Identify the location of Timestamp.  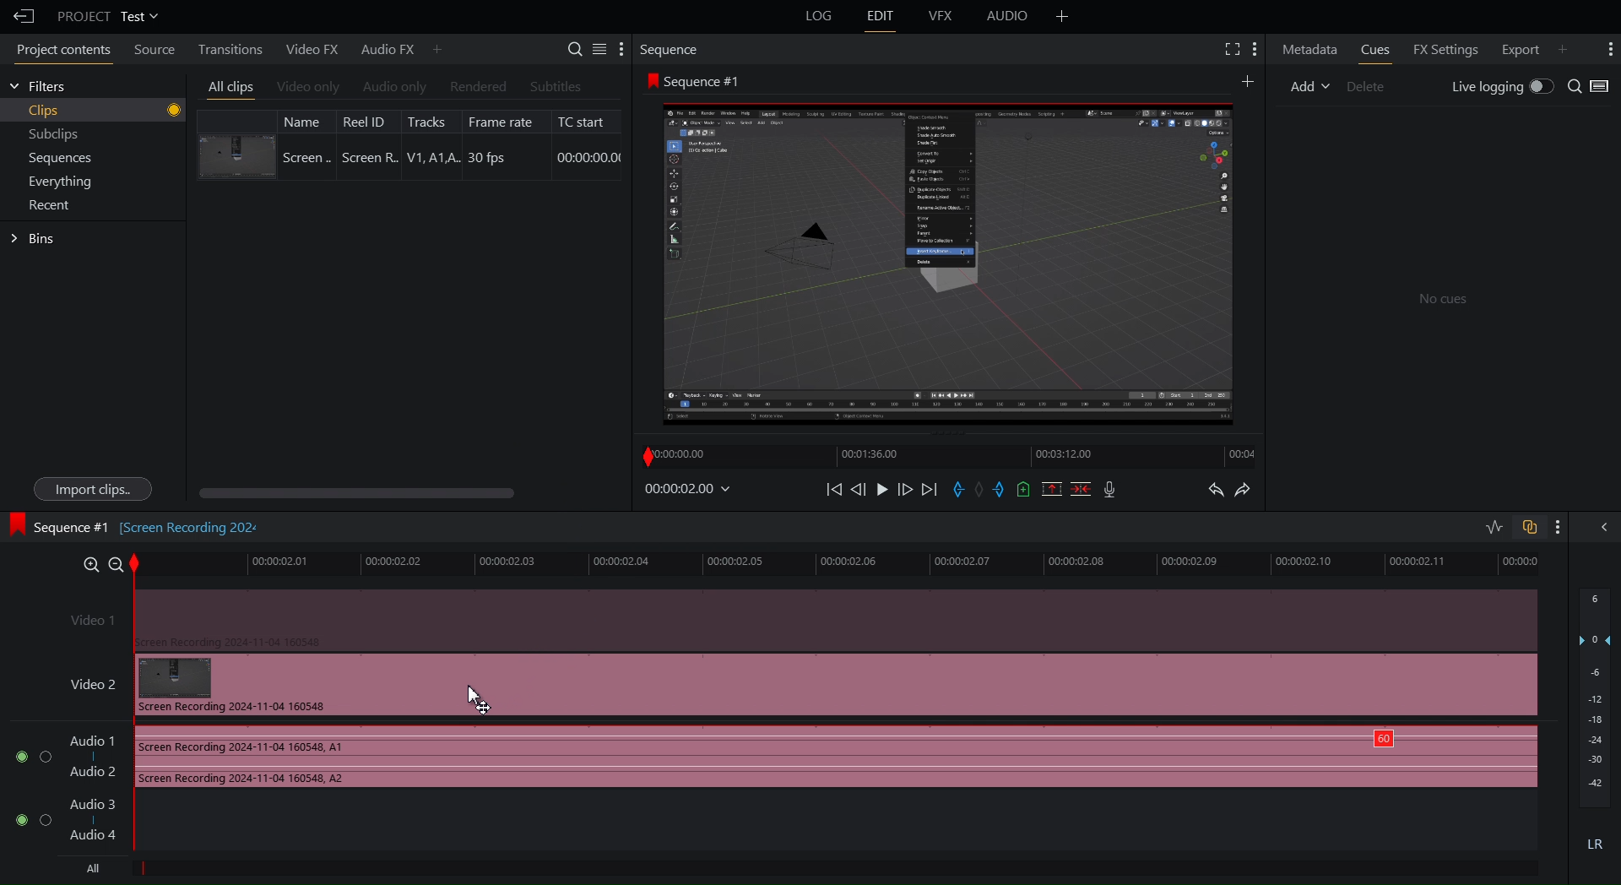
(688, 490).